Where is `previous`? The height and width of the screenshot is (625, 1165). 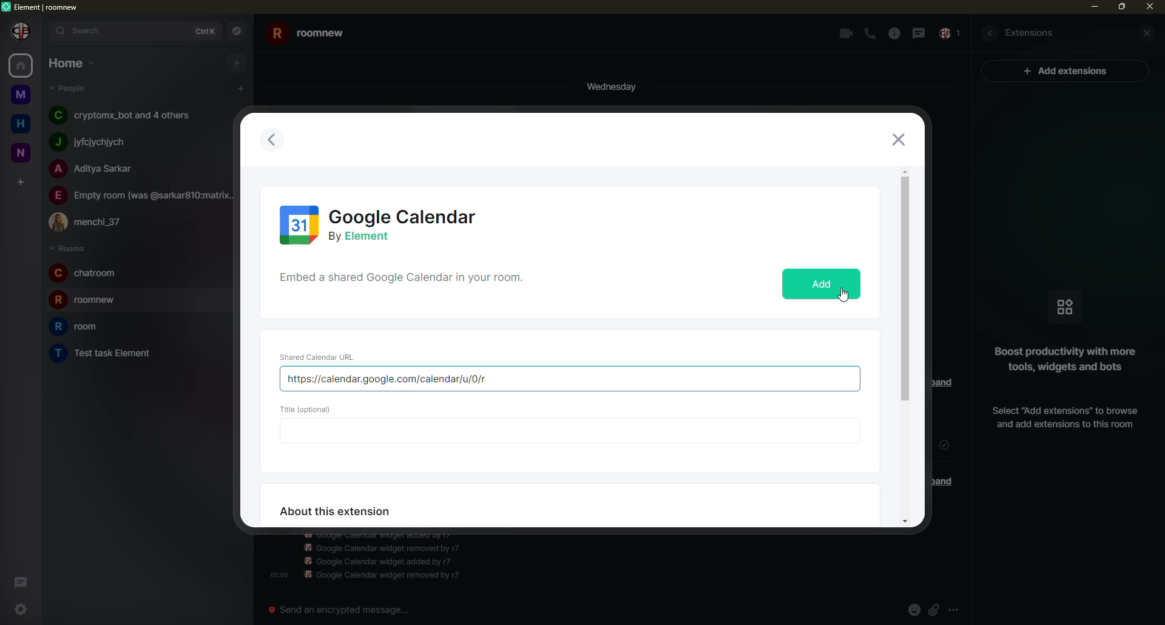
previous is located at coordinates (275, 141).